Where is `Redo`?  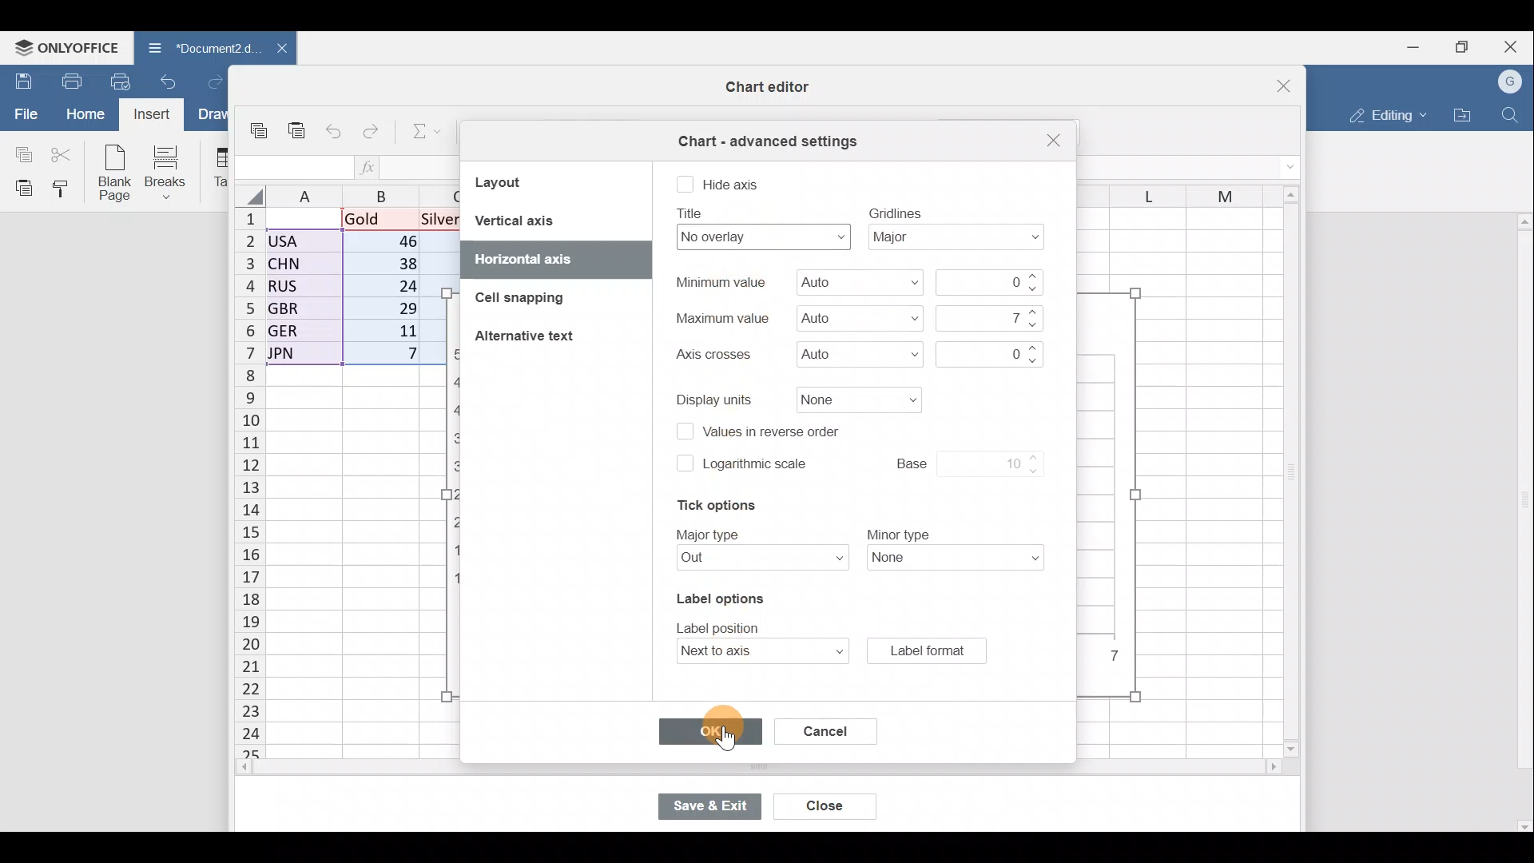
Redo is located at coordinates (374, 128).